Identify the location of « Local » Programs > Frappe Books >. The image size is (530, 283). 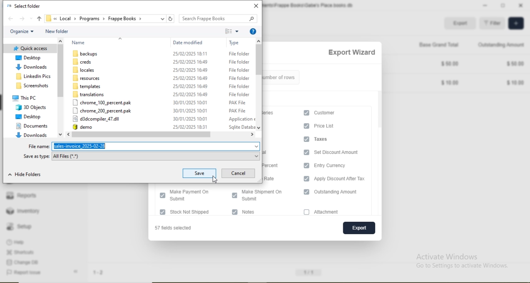
(94, 18).